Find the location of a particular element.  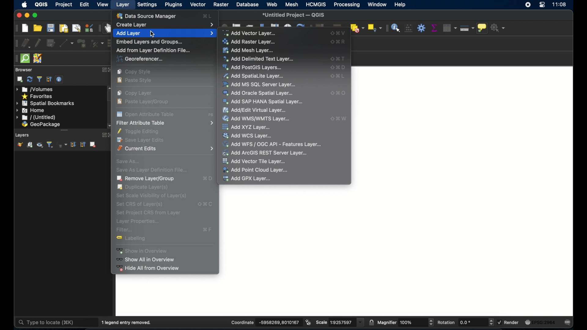

mesh is located at coordinates (291, 5).